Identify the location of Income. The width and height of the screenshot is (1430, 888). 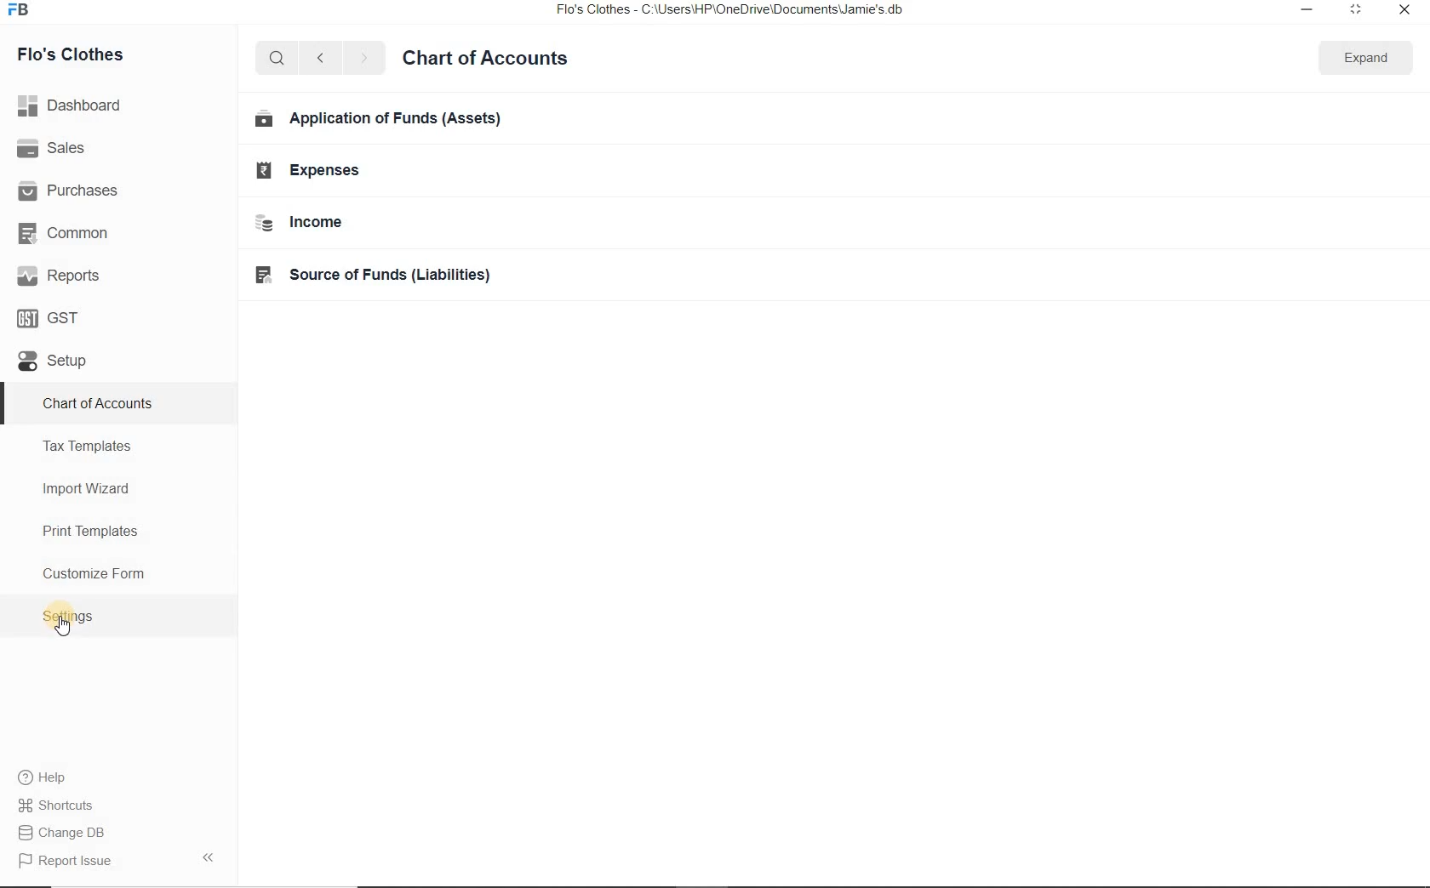
(302, 223).